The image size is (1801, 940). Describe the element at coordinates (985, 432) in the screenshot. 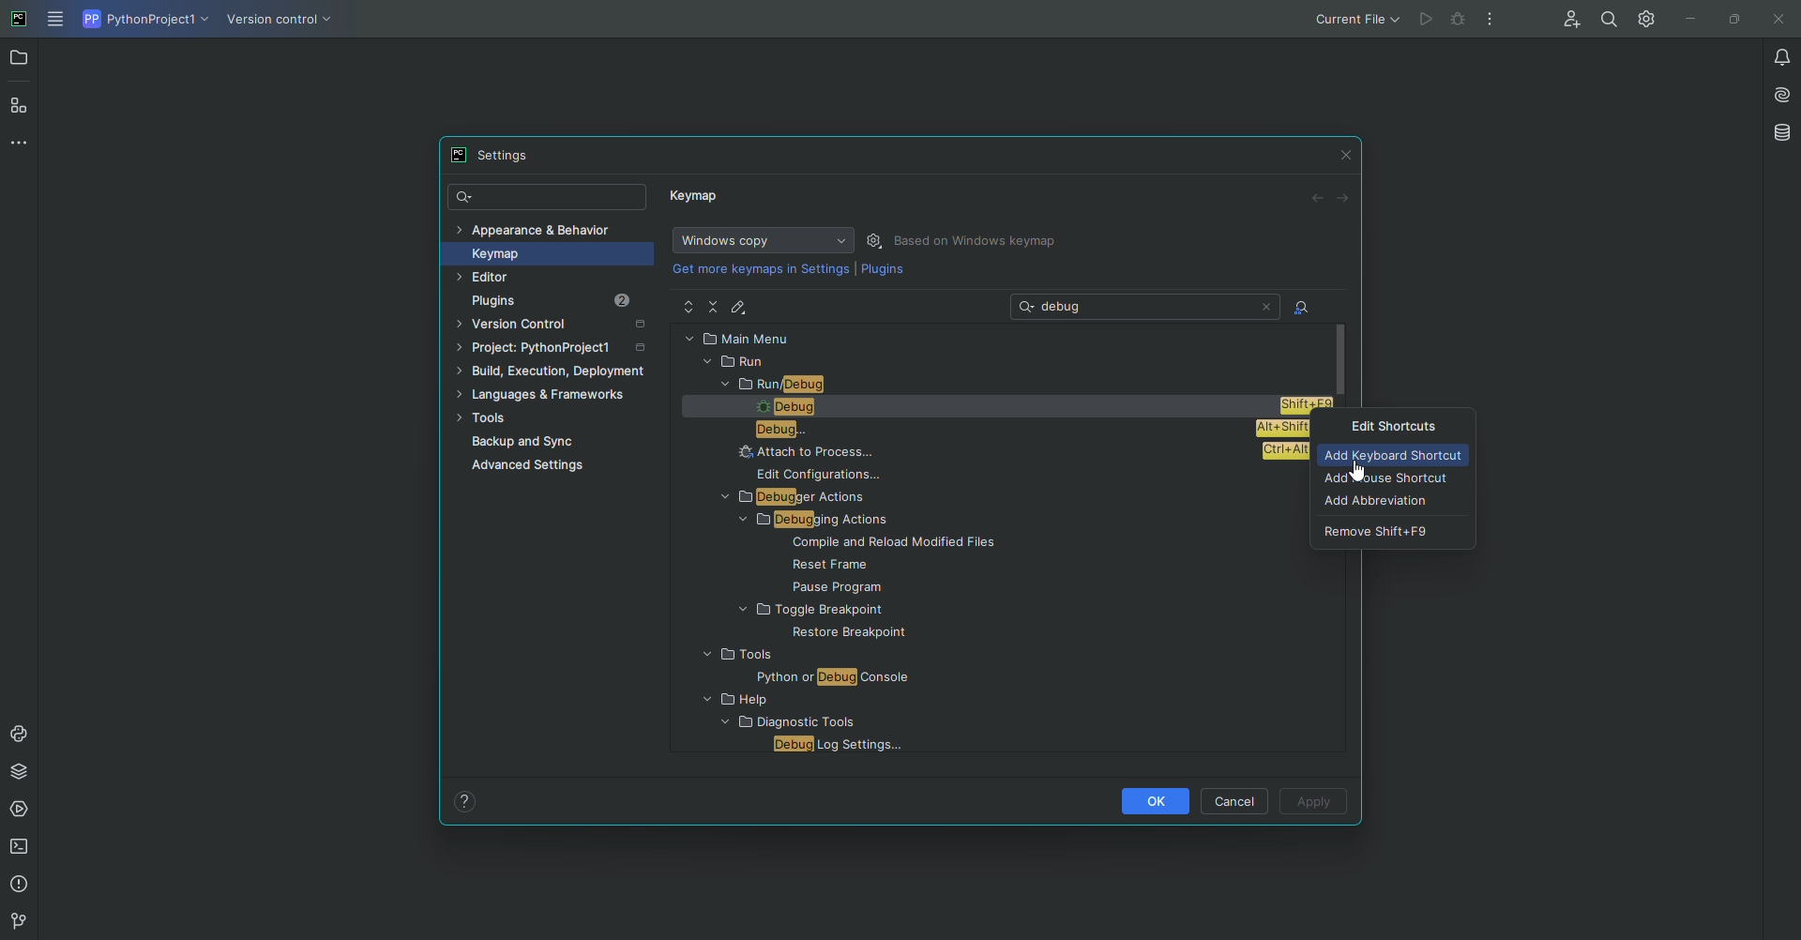

I see `DEBUG..` at that location.